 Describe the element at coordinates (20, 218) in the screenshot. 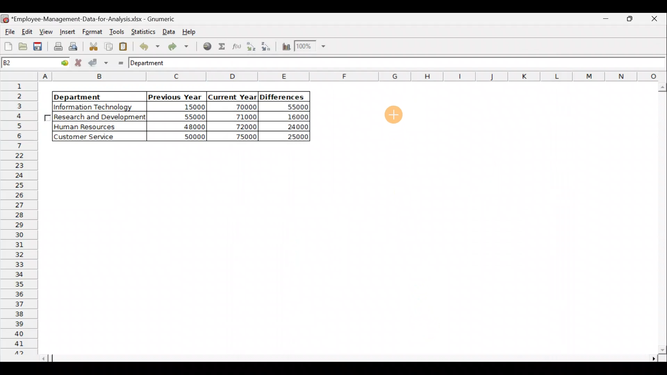

I see `Rows` at that location.